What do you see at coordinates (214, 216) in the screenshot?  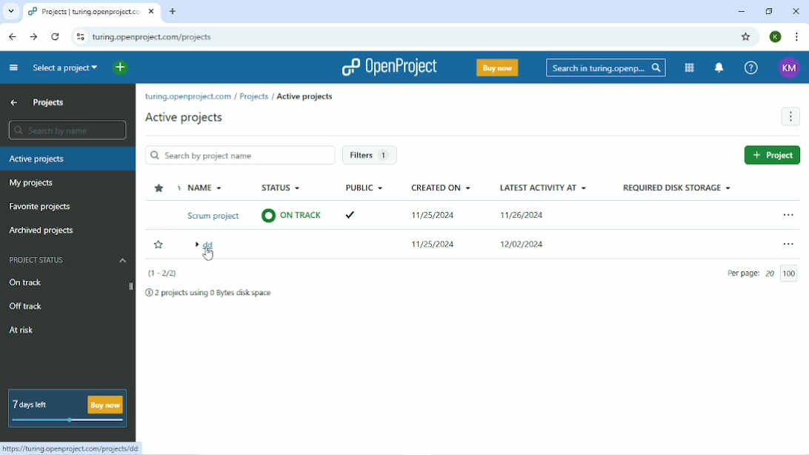 I see `Scrum project` at bounding box center [214, 216].